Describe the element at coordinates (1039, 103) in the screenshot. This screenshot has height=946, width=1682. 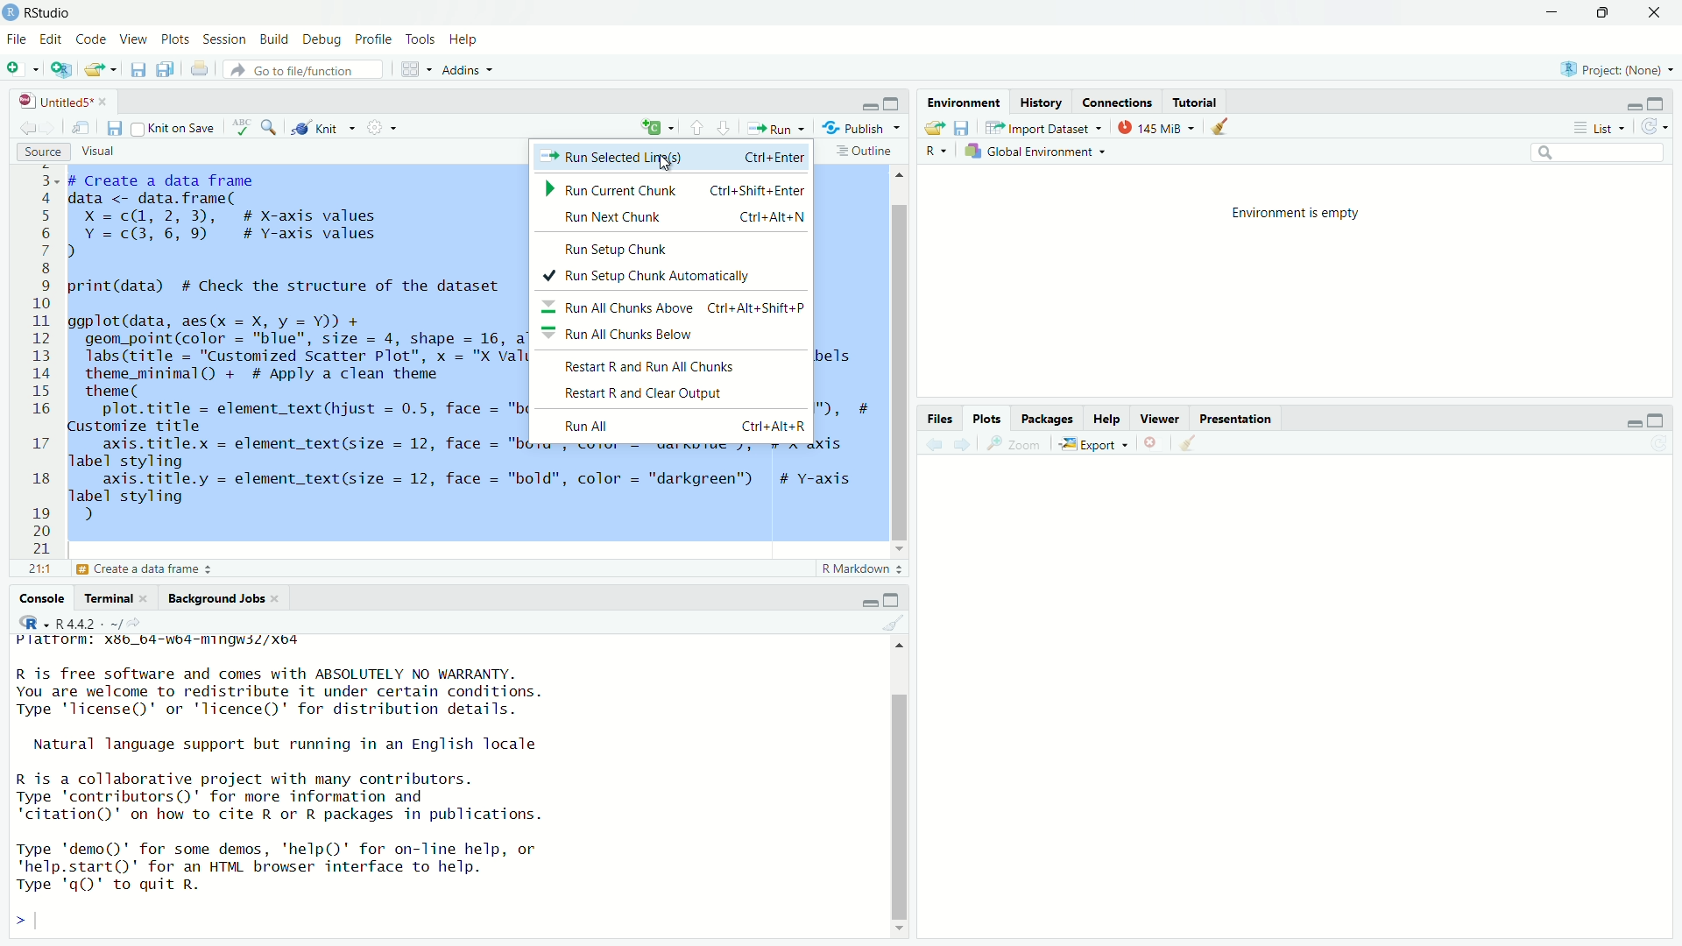
I see `History` at that location.